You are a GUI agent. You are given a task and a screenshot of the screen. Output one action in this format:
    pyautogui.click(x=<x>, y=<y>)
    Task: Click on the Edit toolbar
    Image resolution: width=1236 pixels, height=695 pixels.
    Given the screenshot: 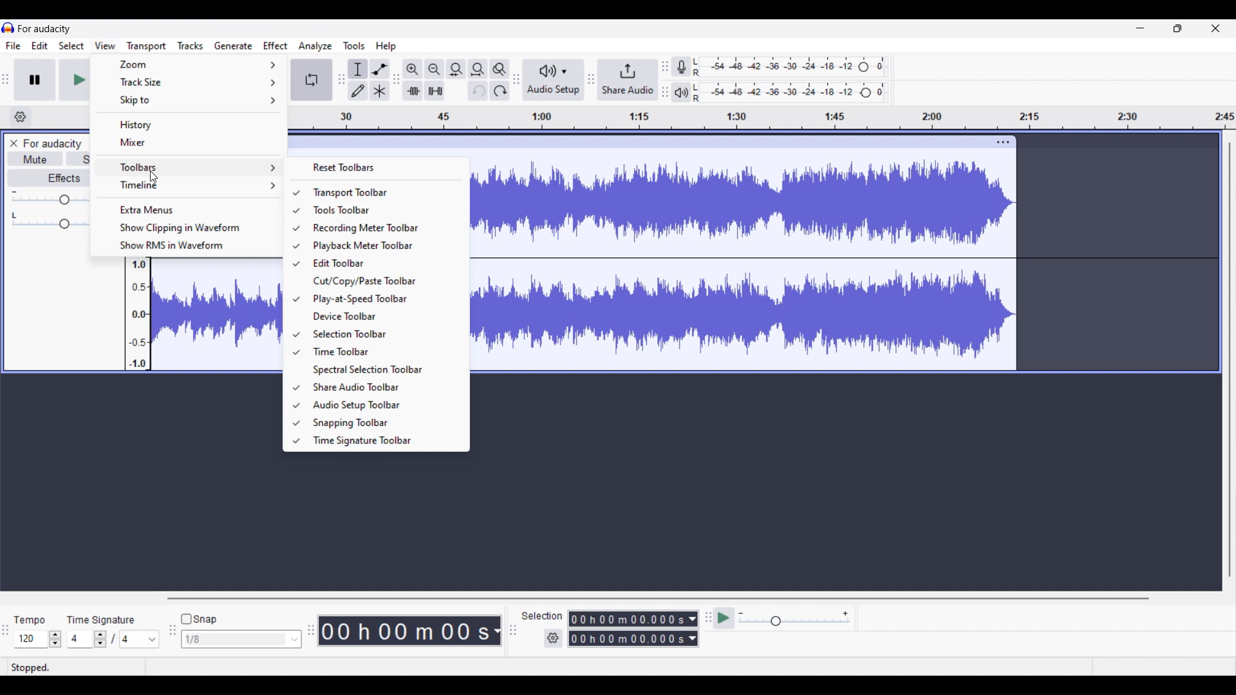 What is the action you would take?
    pyautogui.click(x=384, y=263)
    